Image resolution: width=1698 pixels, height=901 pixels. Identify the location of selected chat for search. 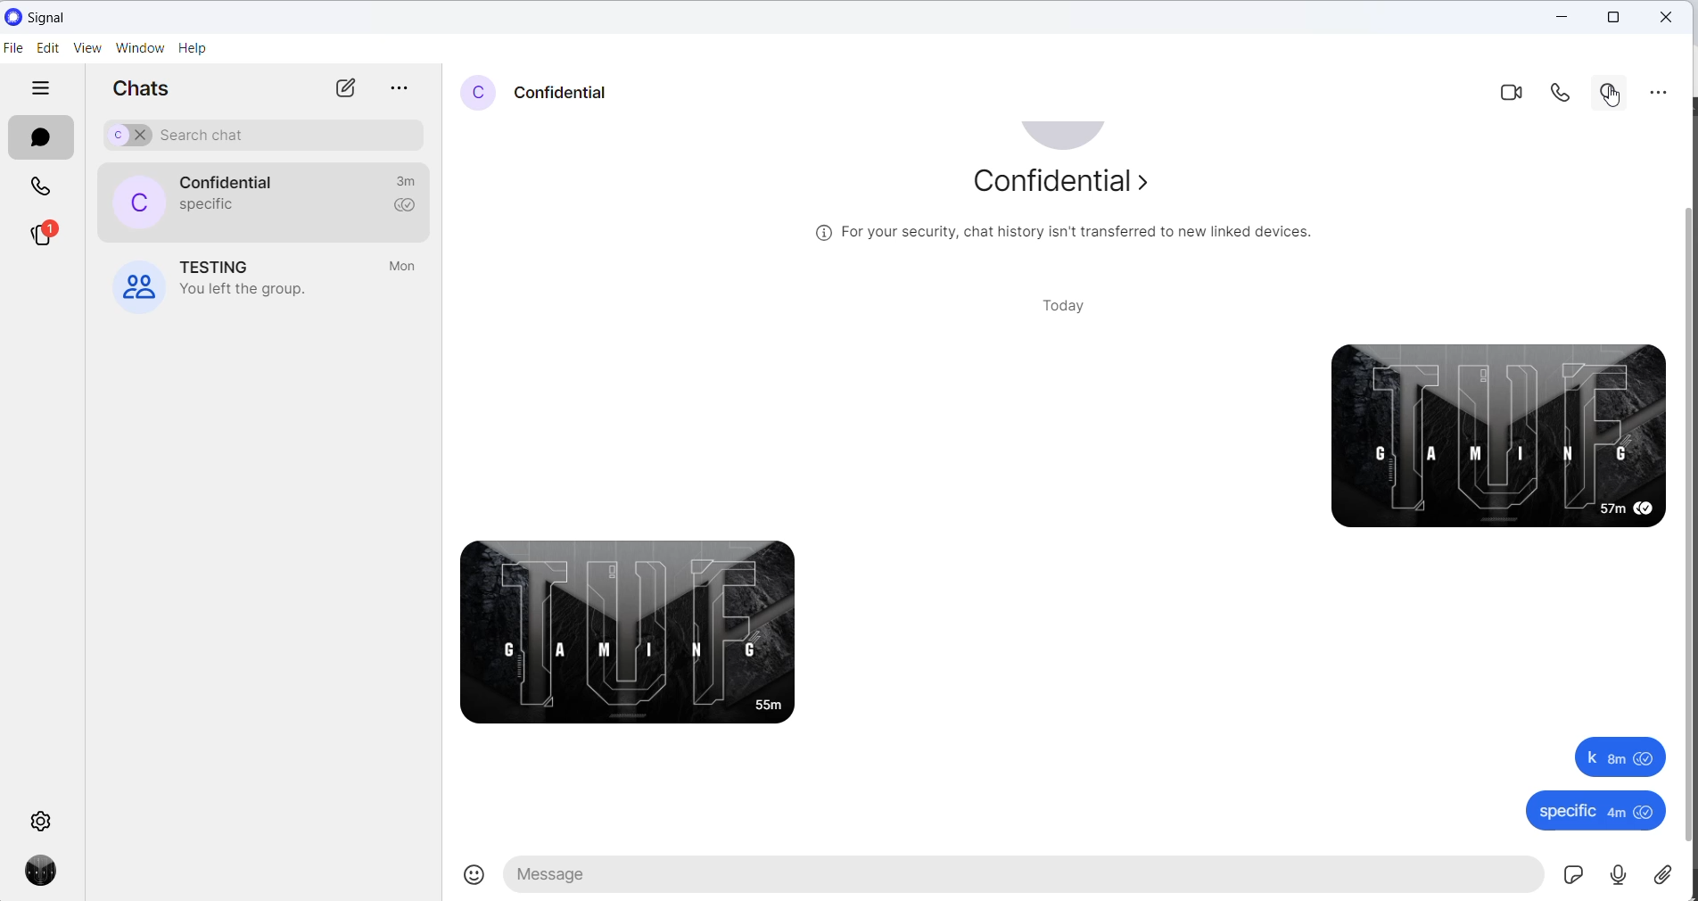
(121, 136).